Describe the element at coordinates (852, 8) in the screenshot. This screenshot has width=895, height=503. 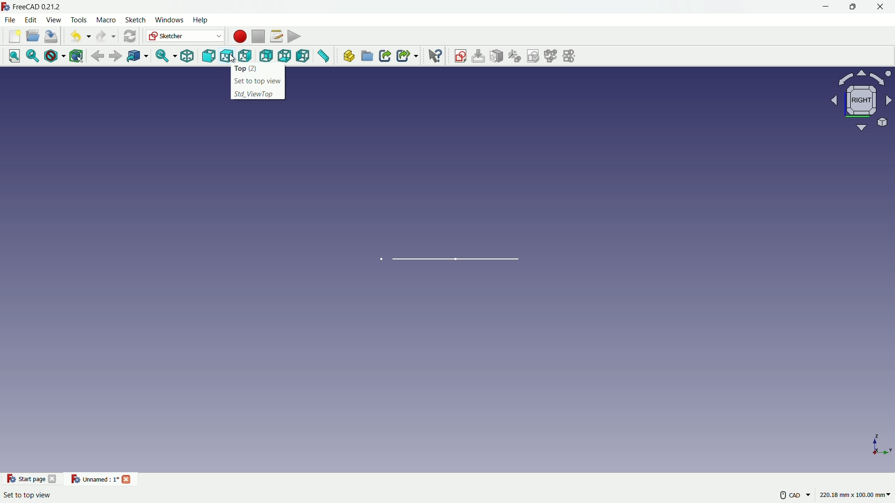
I see `maximize or restore` at that location.